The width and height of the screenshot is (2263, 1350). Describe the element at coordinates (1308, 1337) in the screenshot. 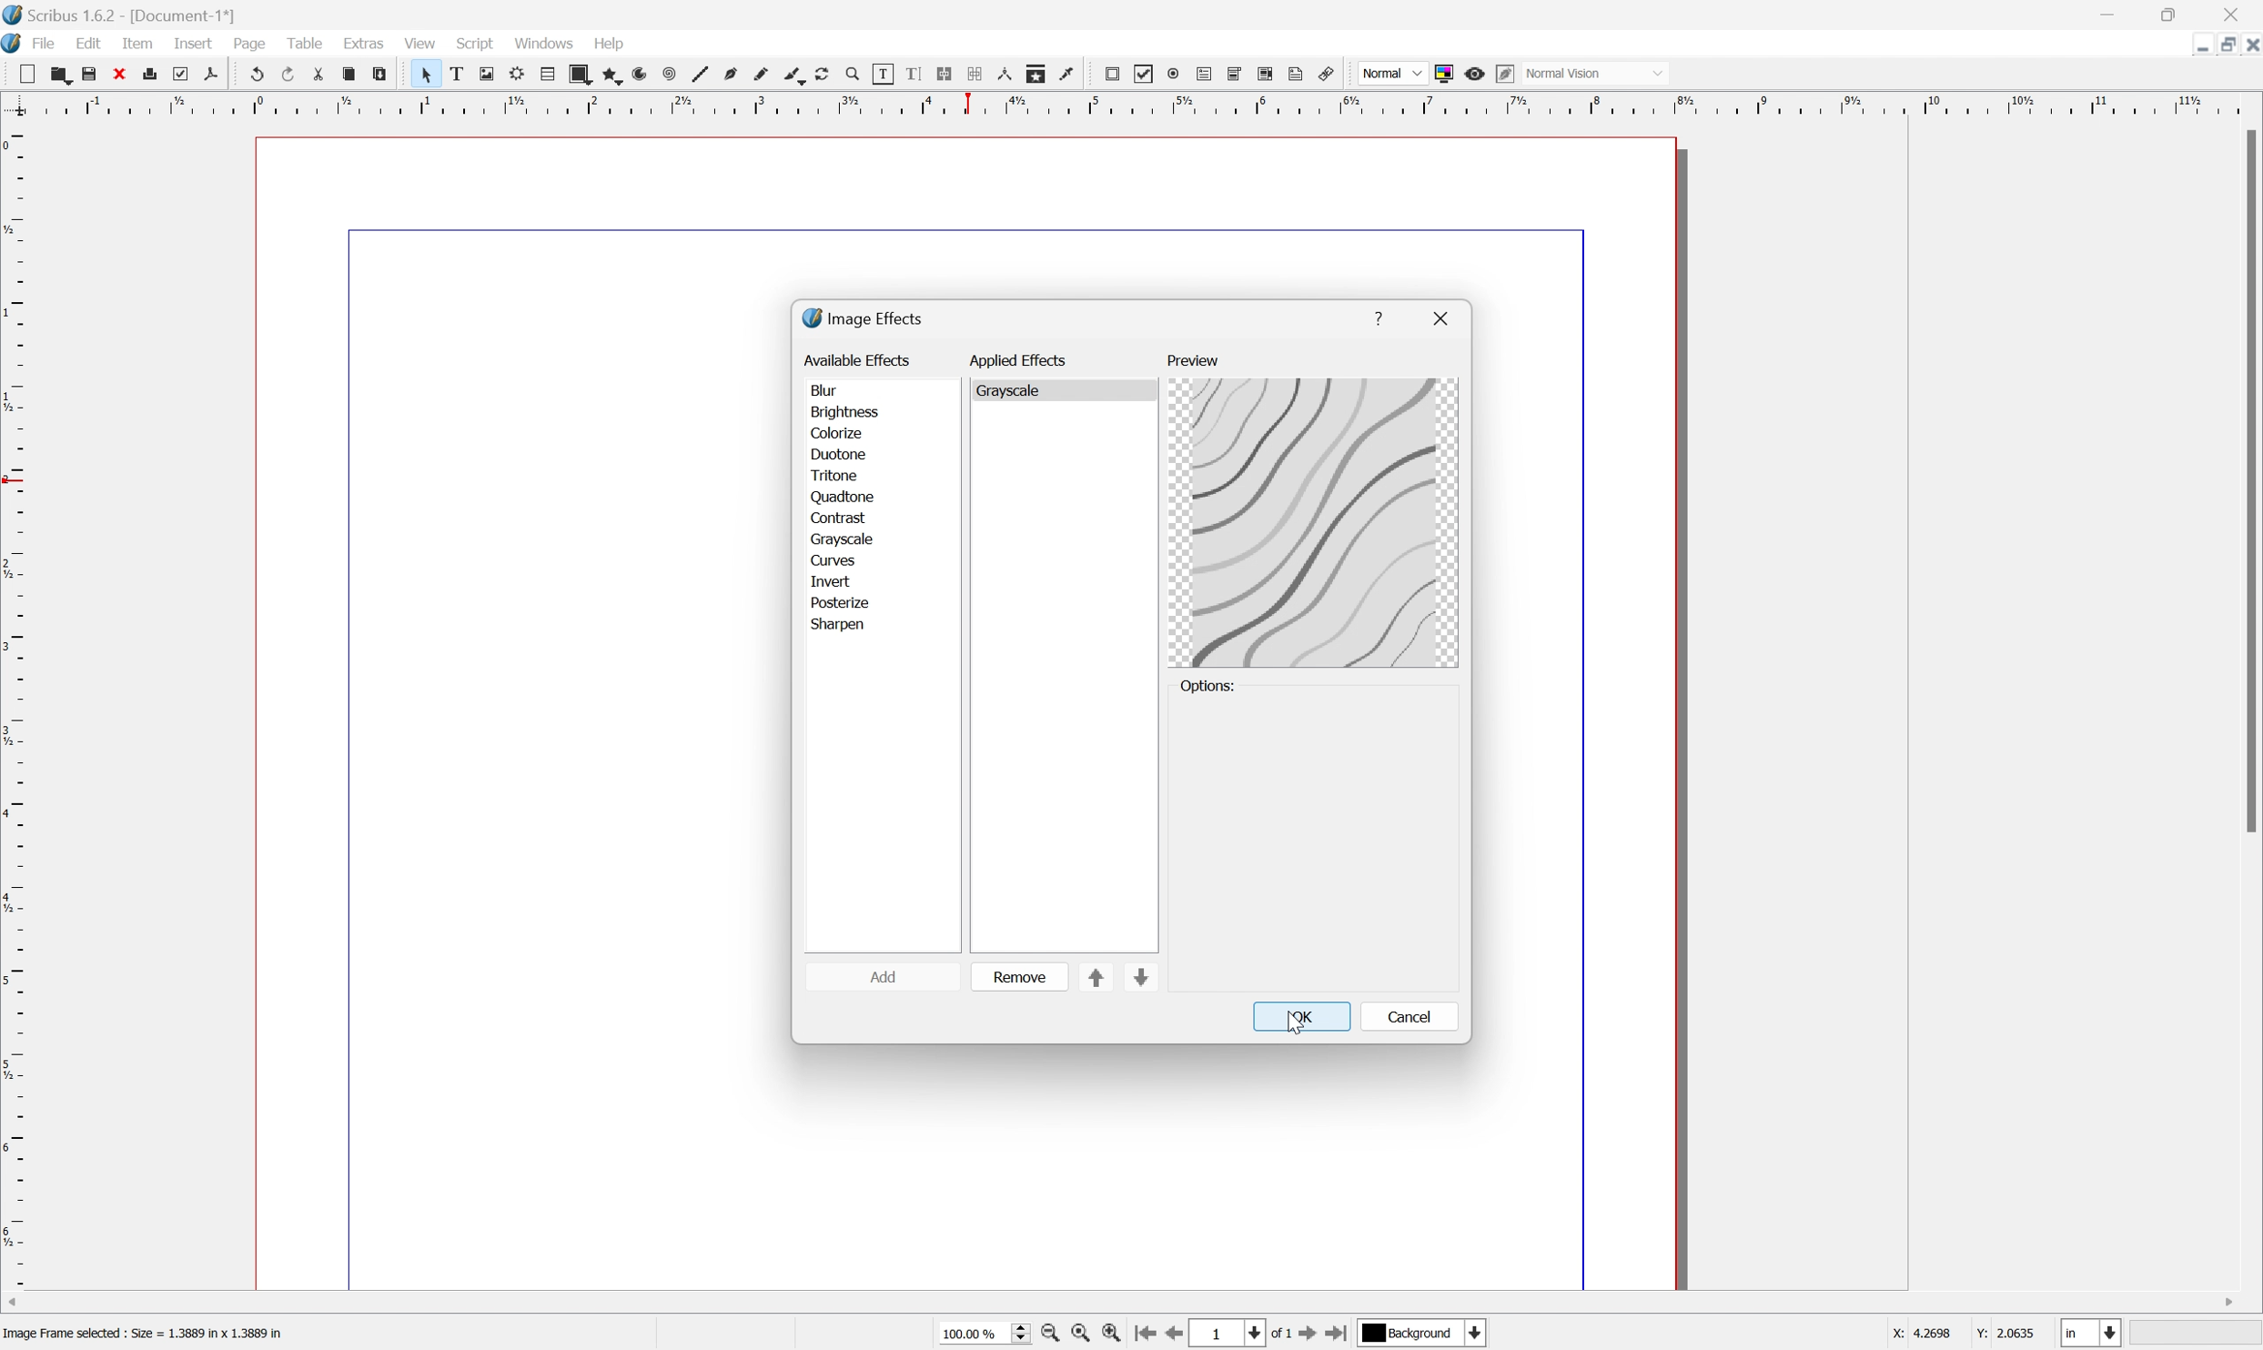

I see `Go to the next page` at that location.